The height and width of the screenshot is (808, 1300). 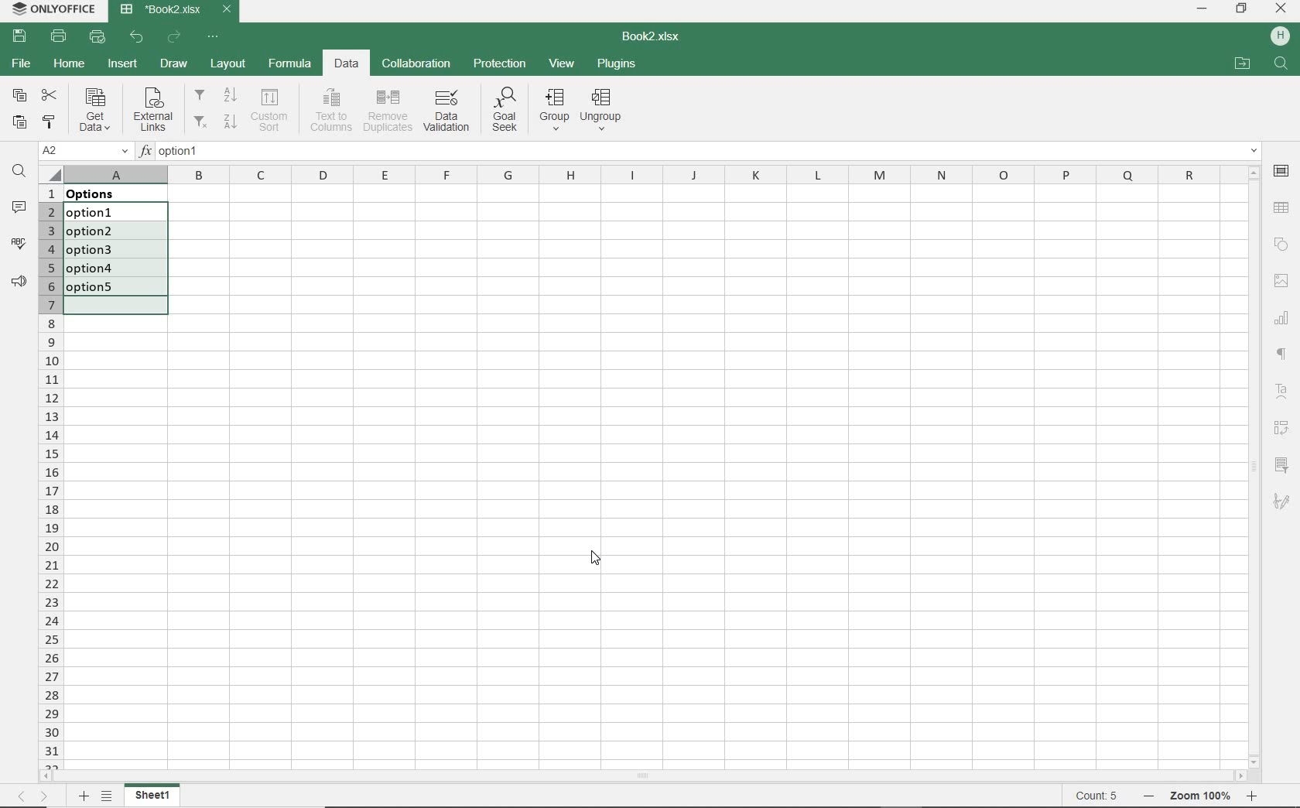 What do you see at coordinates (556, 111) in the screenshot?
I see `group` at bounding box center [556, 111].